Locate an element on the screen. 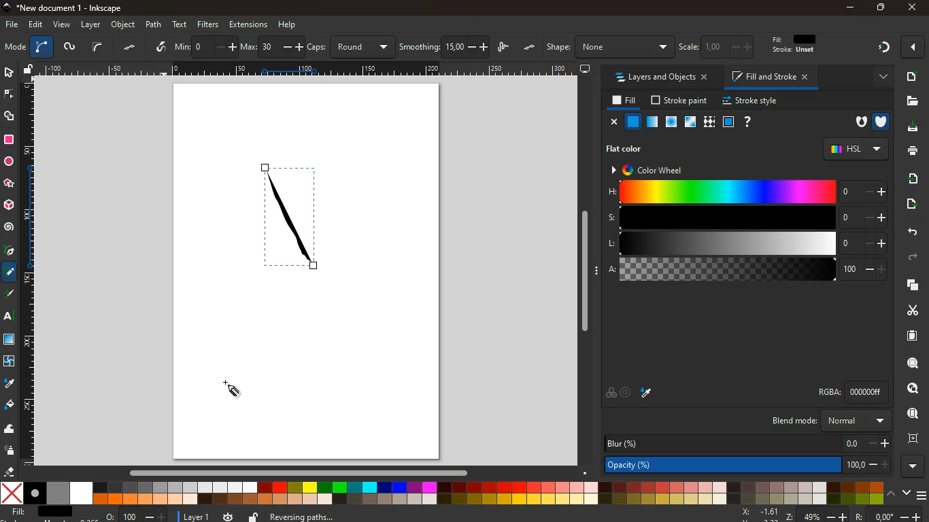  opacity is located at coordinates (672, 122).